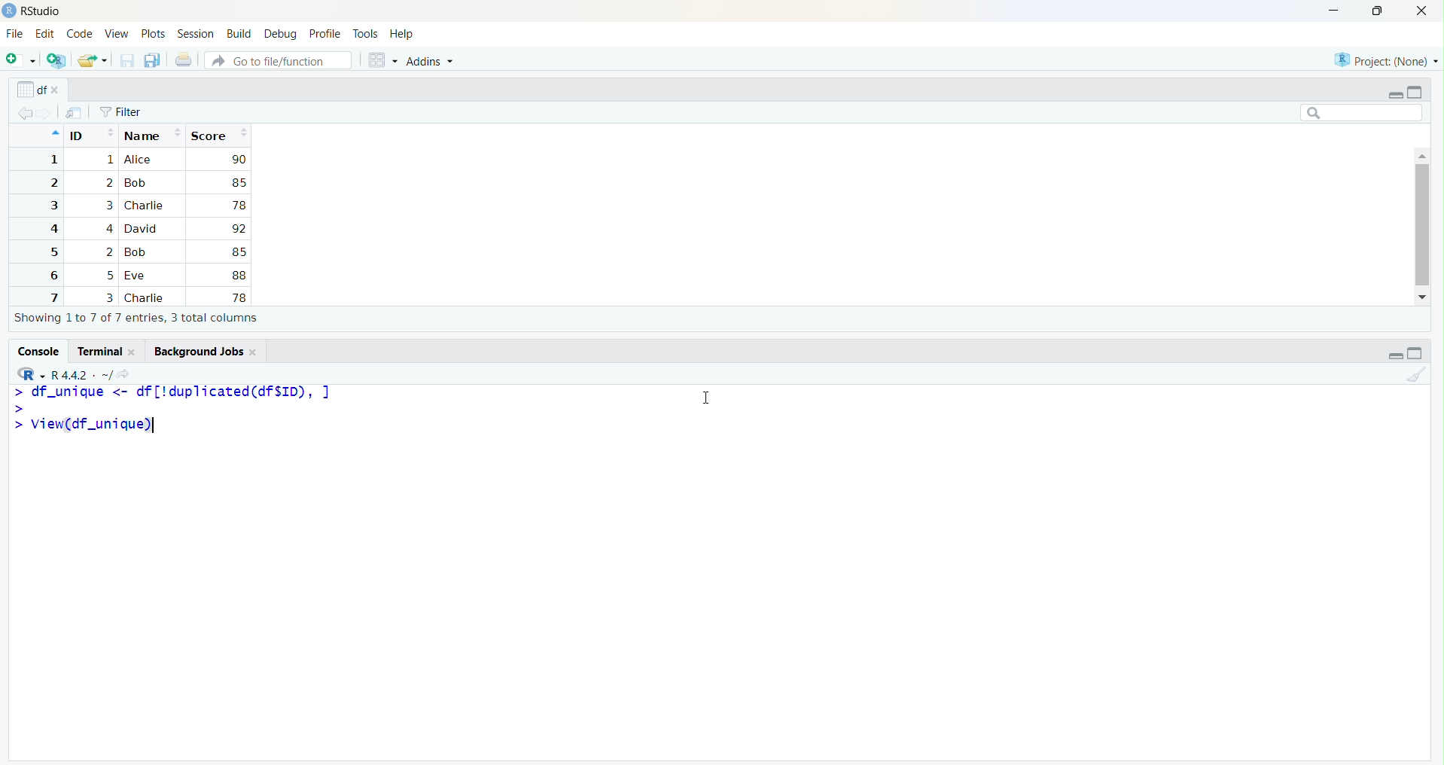  Describe the element at coordinates (108, 252) in the screenshot. I see `2` at that location.